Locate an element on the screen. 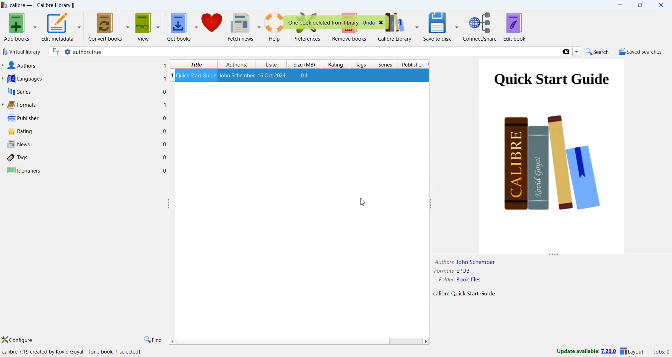 The height and width of the screenshot is (357, 672). view is located at coordinates (148, 27).